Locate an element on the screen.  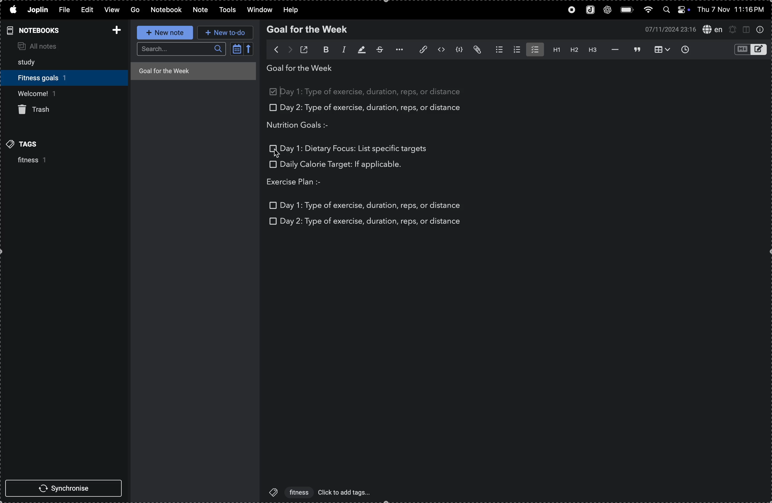
exercise plan :- is located at coordinates (300, 182).